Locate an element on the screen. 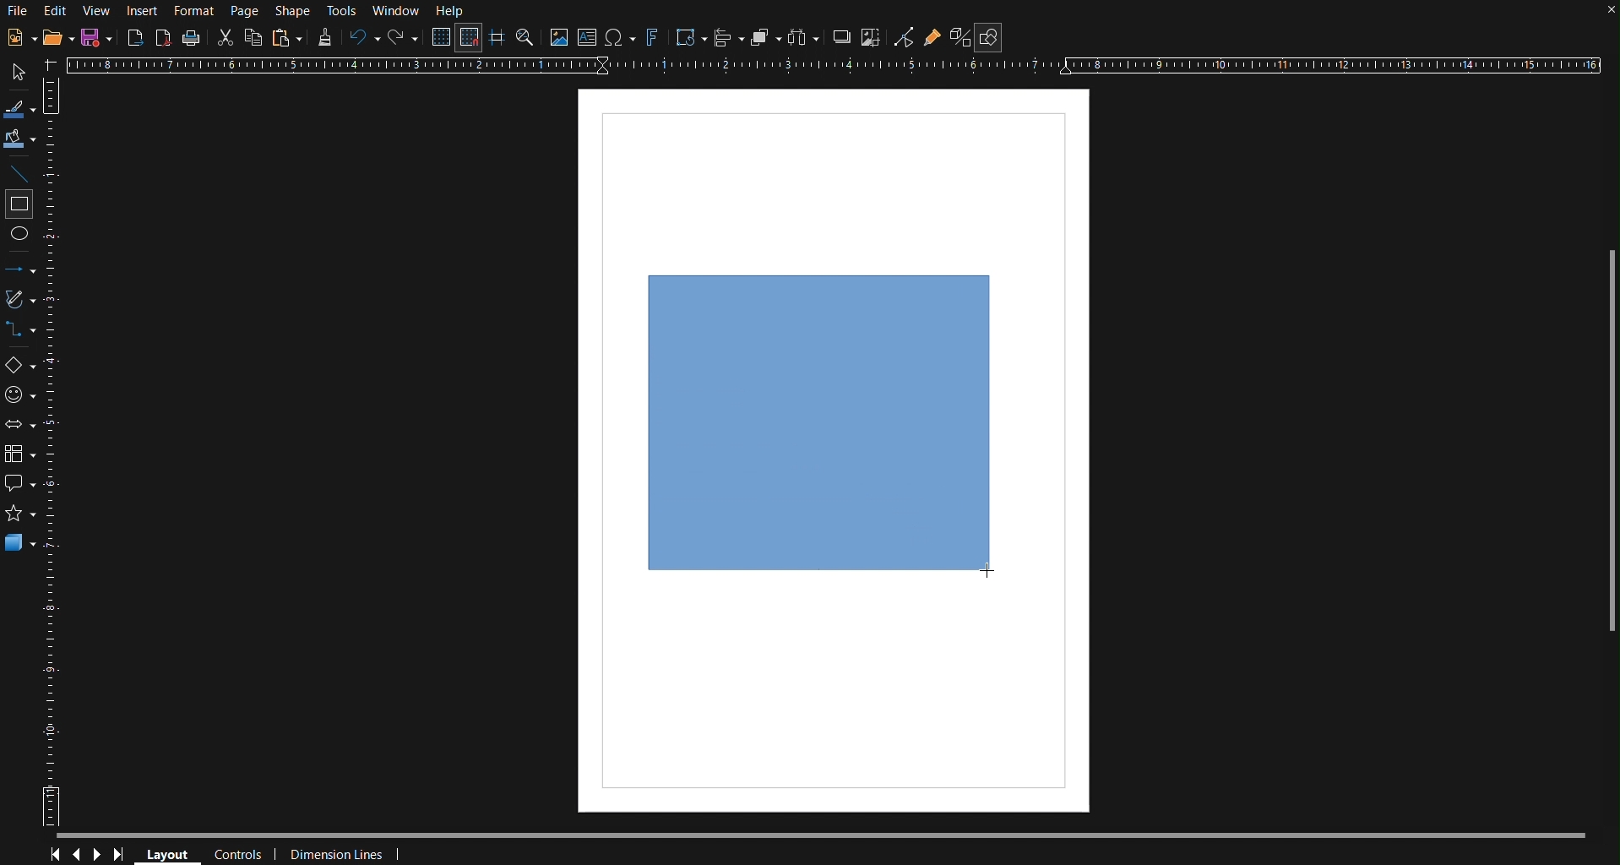 Image resolution: width=1620 pixels, height=865 pixels. Basic Shapes is located at coordinates (22, 367).